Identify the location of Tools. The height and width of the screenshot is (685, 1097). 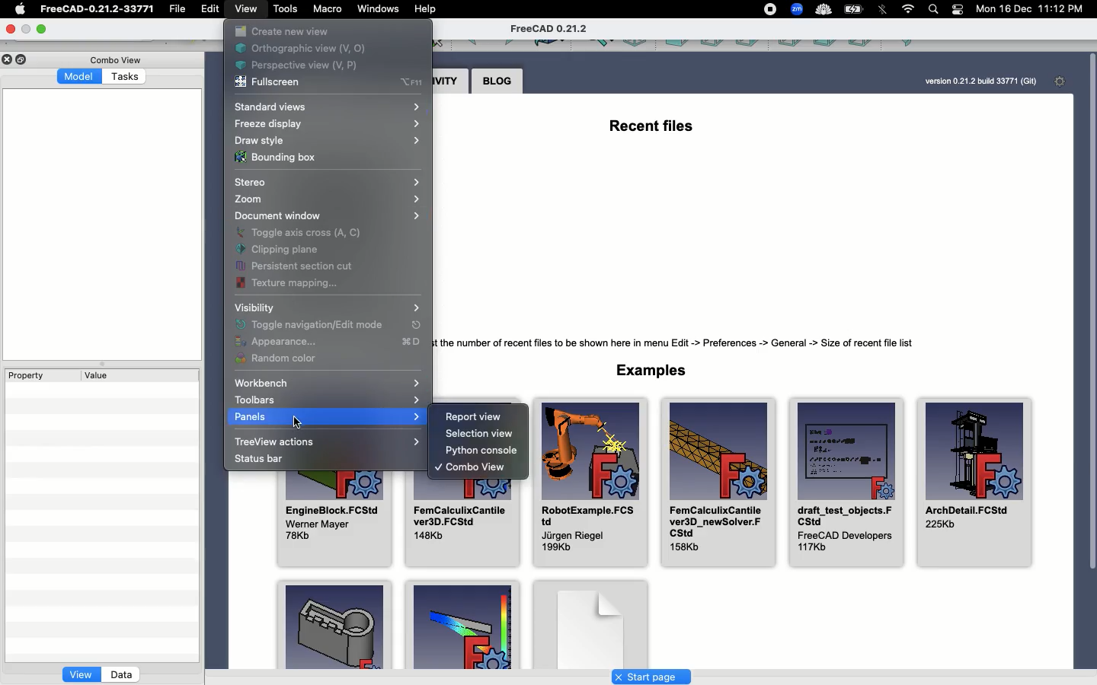
(284, 9).